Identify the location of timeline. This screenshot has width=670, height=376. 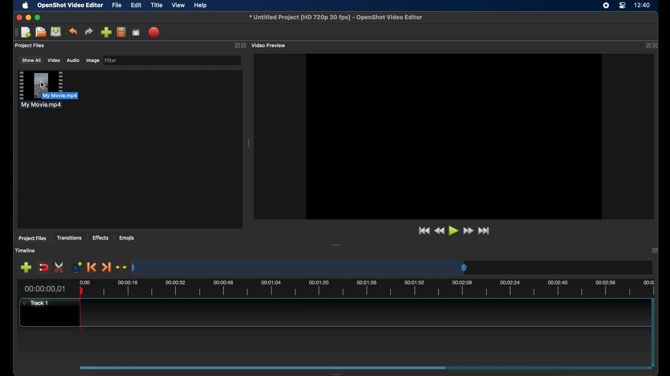
(26, 251).